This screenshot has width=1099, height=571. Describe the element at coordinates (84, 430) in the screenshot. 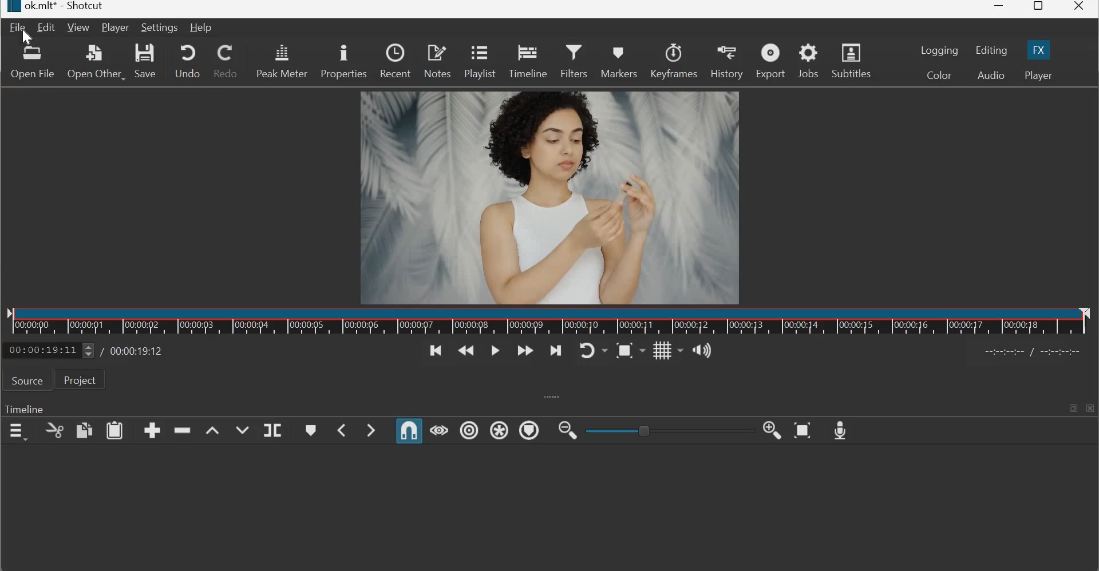

I see `copy` at that location.